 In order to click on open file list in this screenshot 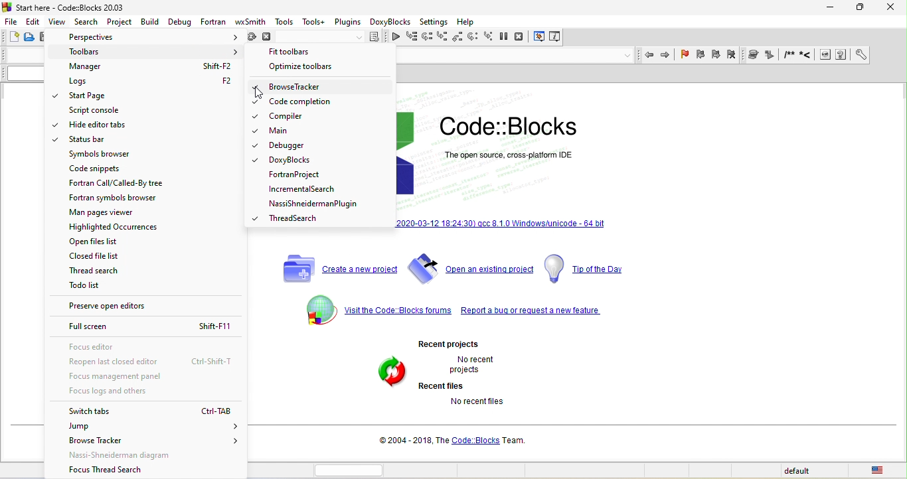, I will do `click(100, 242)`.